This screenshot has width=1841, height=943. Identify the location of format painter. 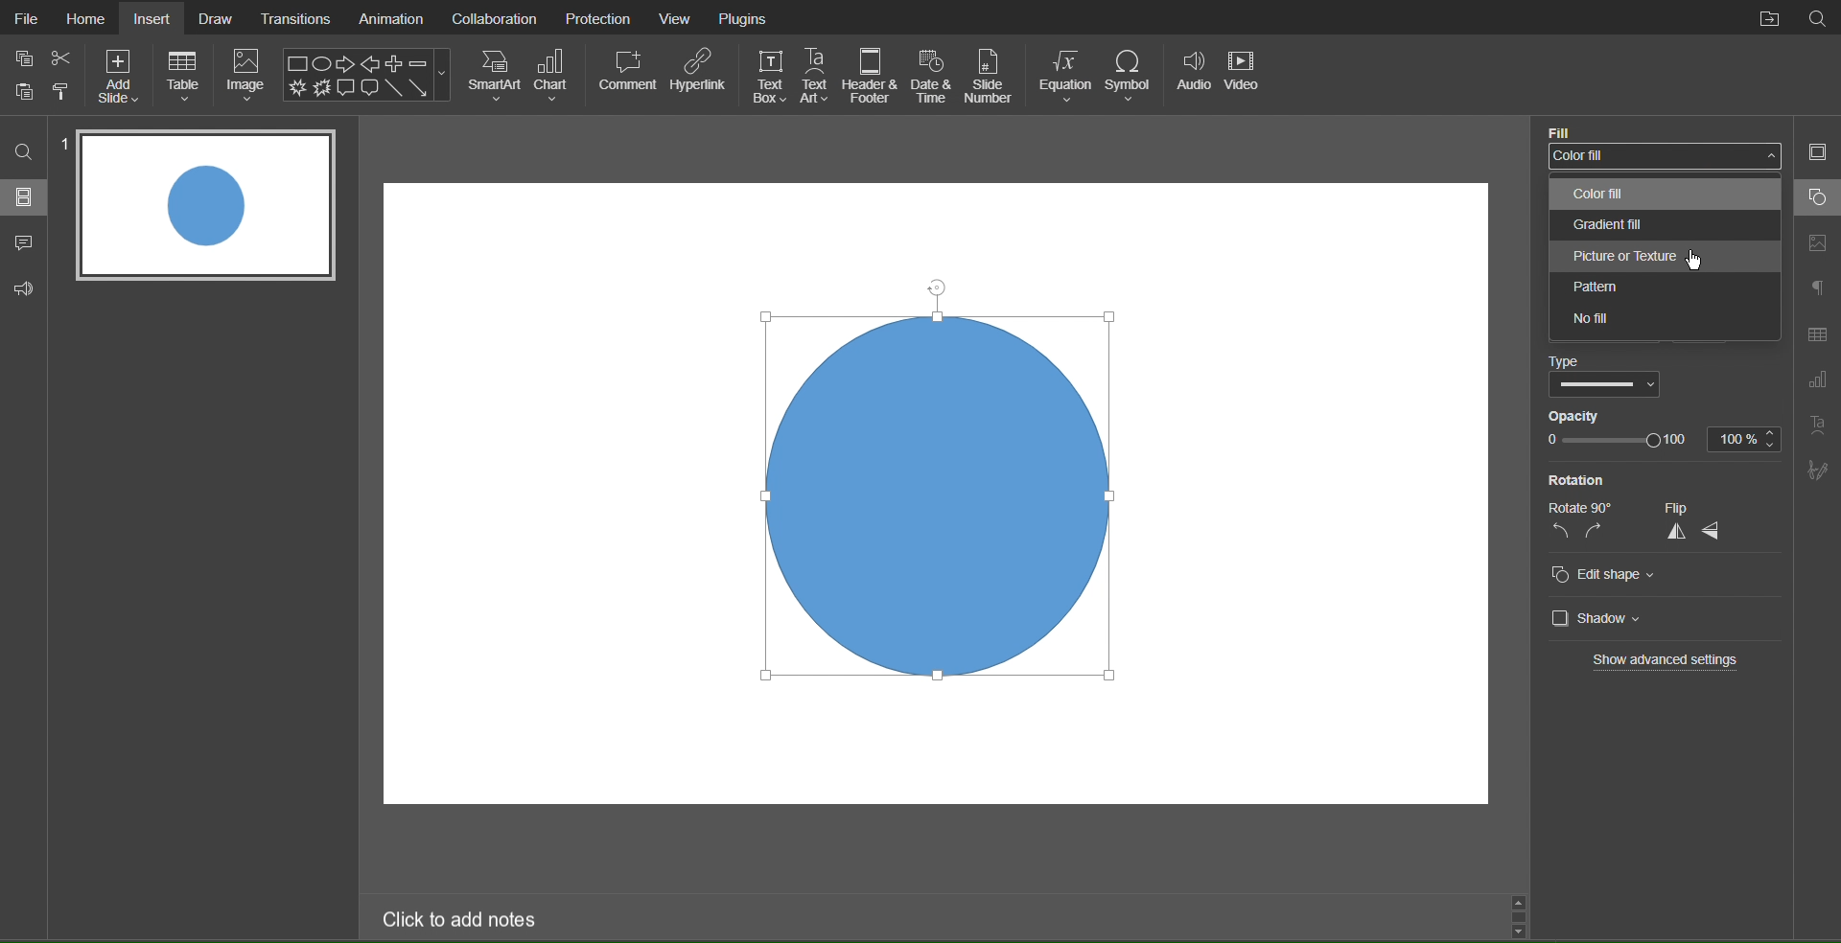
(67, 93).